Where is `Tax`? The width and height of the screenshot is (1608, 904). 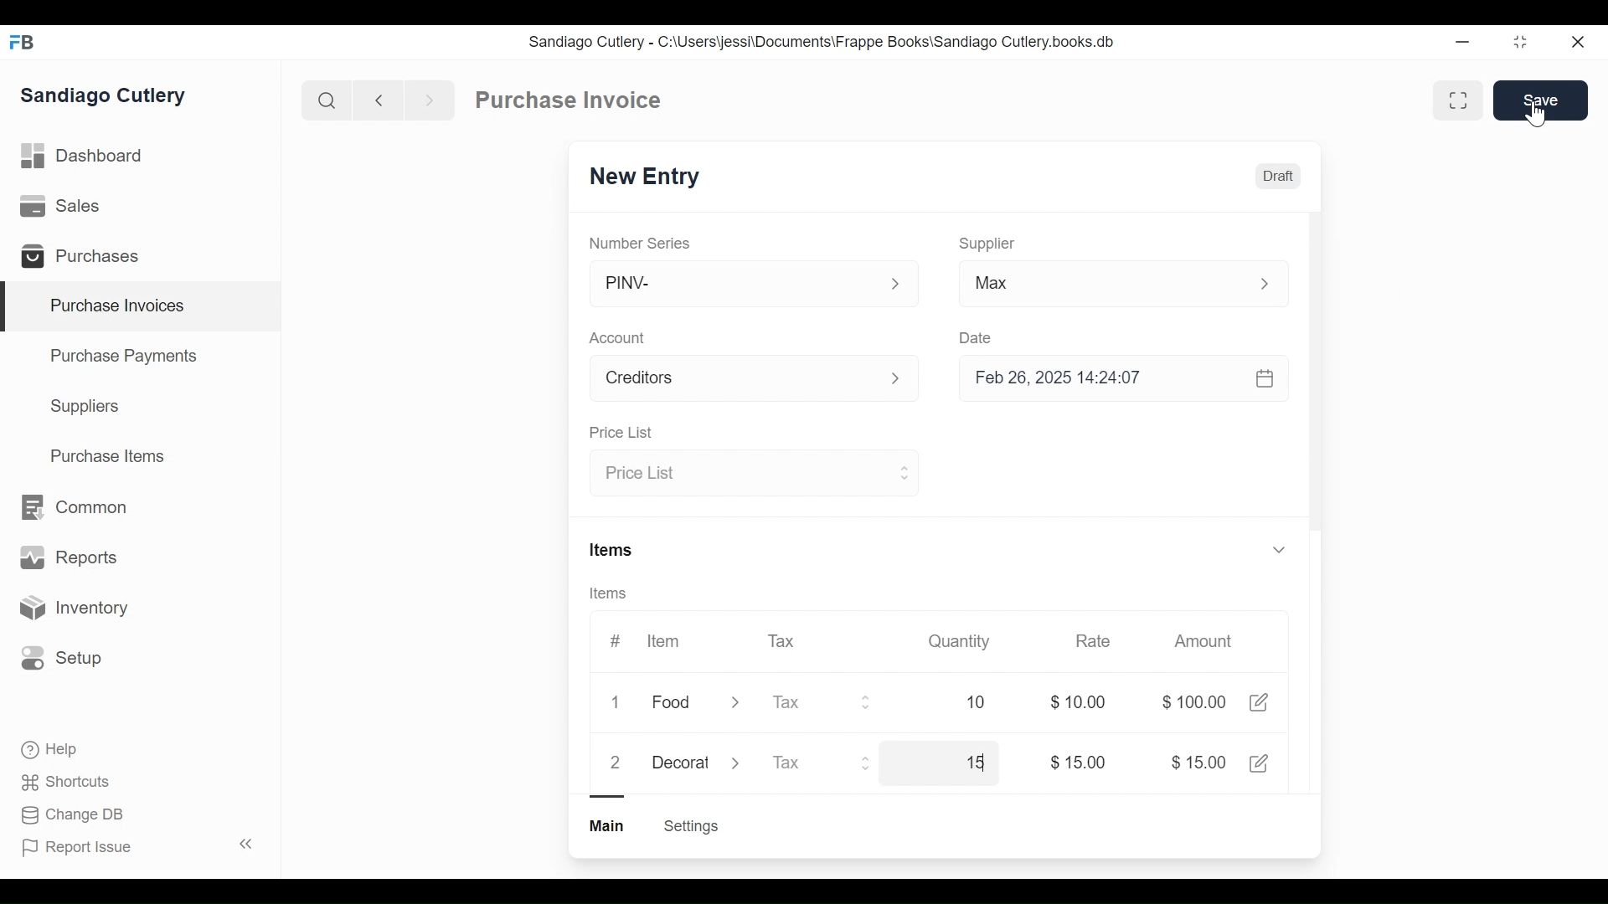
Tax is located at coordinates (806, 702).